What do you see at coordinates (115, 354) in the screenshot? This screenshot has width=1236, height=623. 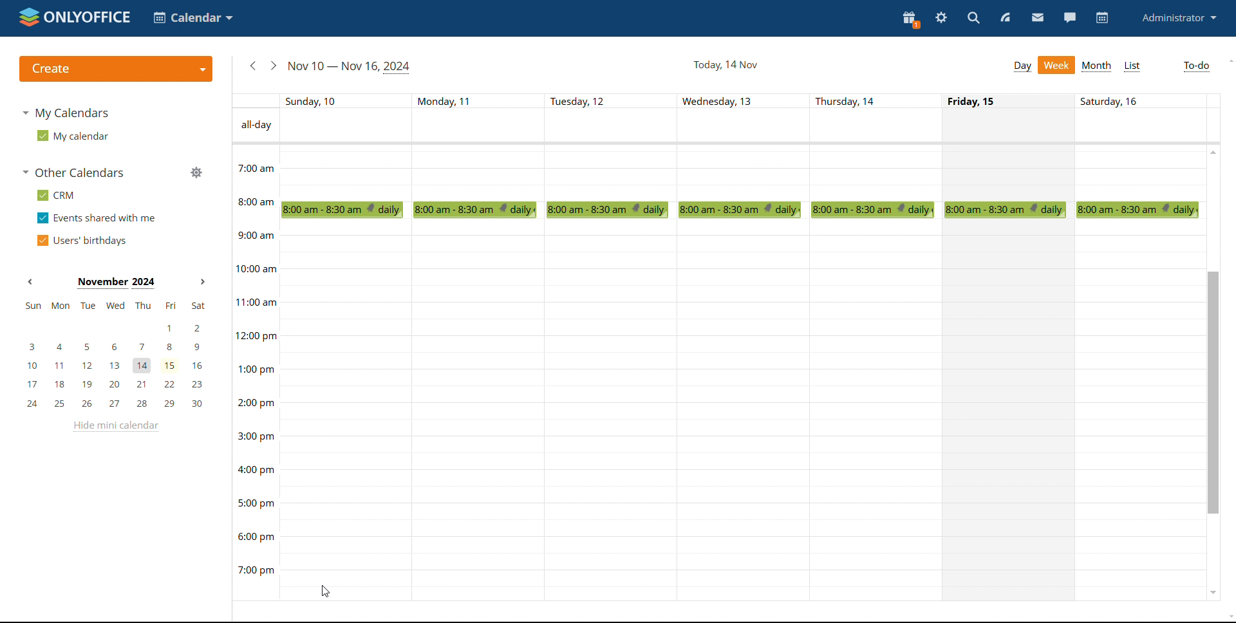 I see `mini calendar` at bounding box center [115, 354].